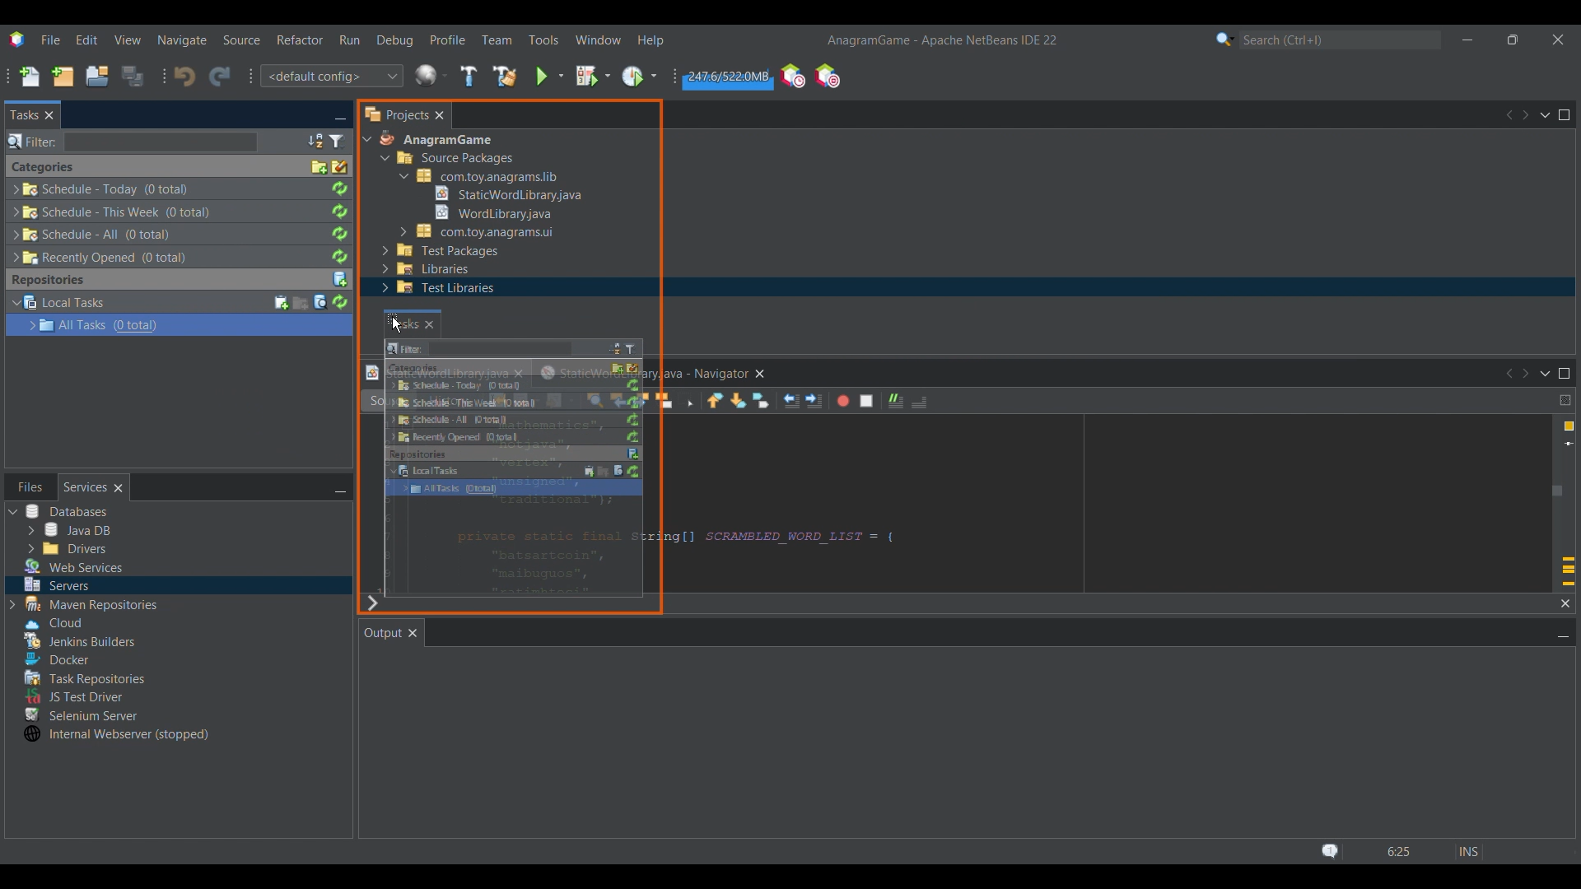 Image resolution: width=1581 pixels, height=889 pixels. What do you see at coordinates (793, 75) in the screenshot?
I see `Profile the IDE` at bounding box center [793, 75].